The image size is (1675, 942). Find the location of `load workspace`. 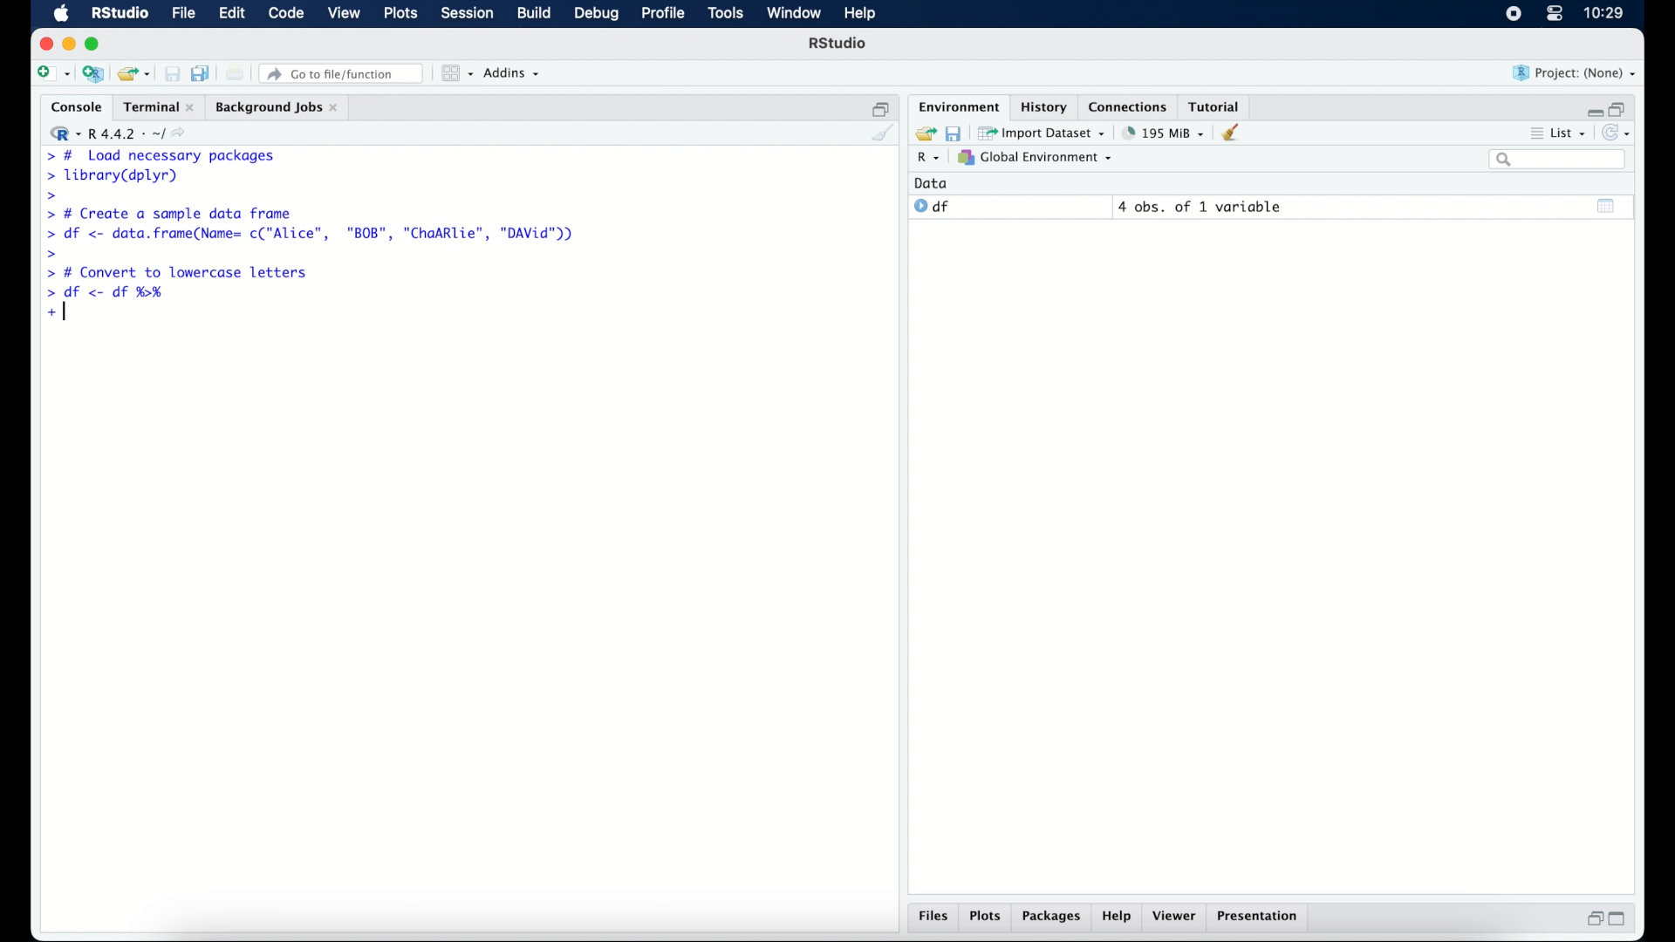

load workspace is located at coordinates (923, 132).